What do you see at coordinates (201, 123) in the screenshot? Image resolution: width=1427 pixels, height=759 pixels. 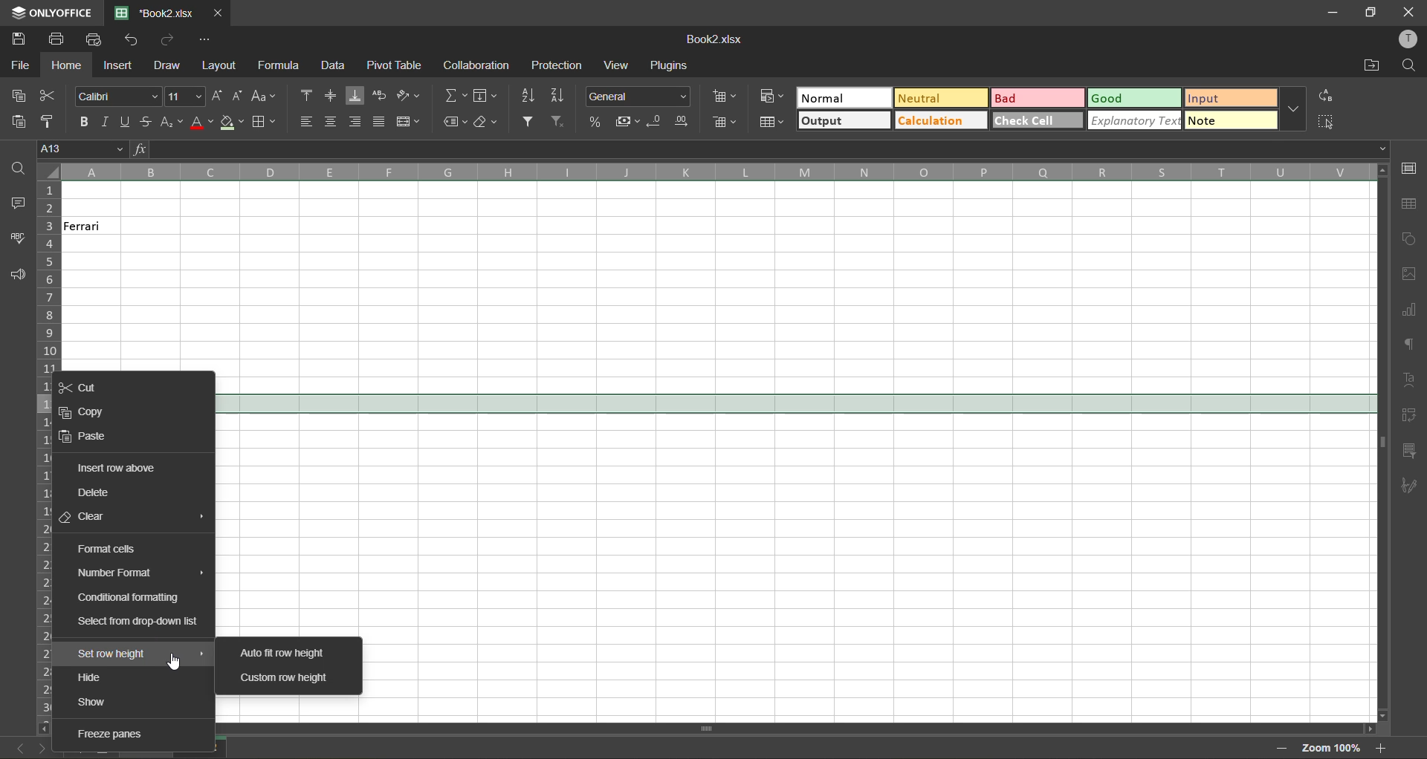 I see `font color` at bounding box center [201, 123].